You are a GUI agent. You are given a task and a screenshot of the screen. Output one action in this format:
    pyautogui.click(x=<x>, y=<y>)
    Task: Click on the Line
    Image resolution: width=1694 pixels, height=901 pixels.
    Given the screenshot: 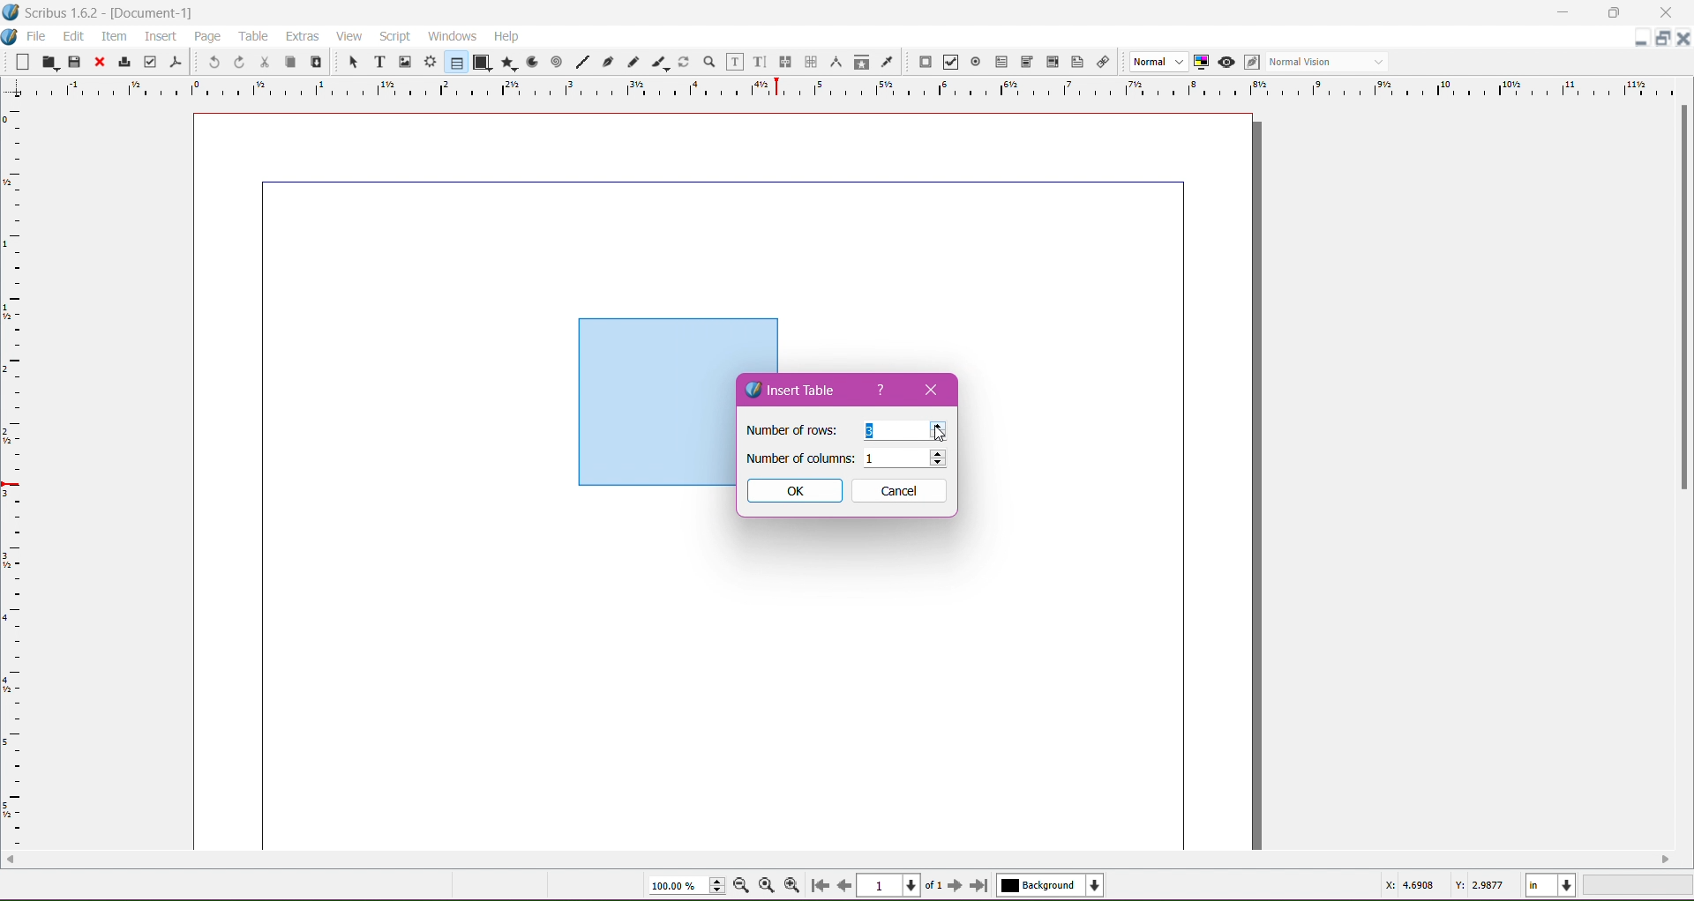 What is the action you would take?
    pyautogui.click(x=580, y=63)
    